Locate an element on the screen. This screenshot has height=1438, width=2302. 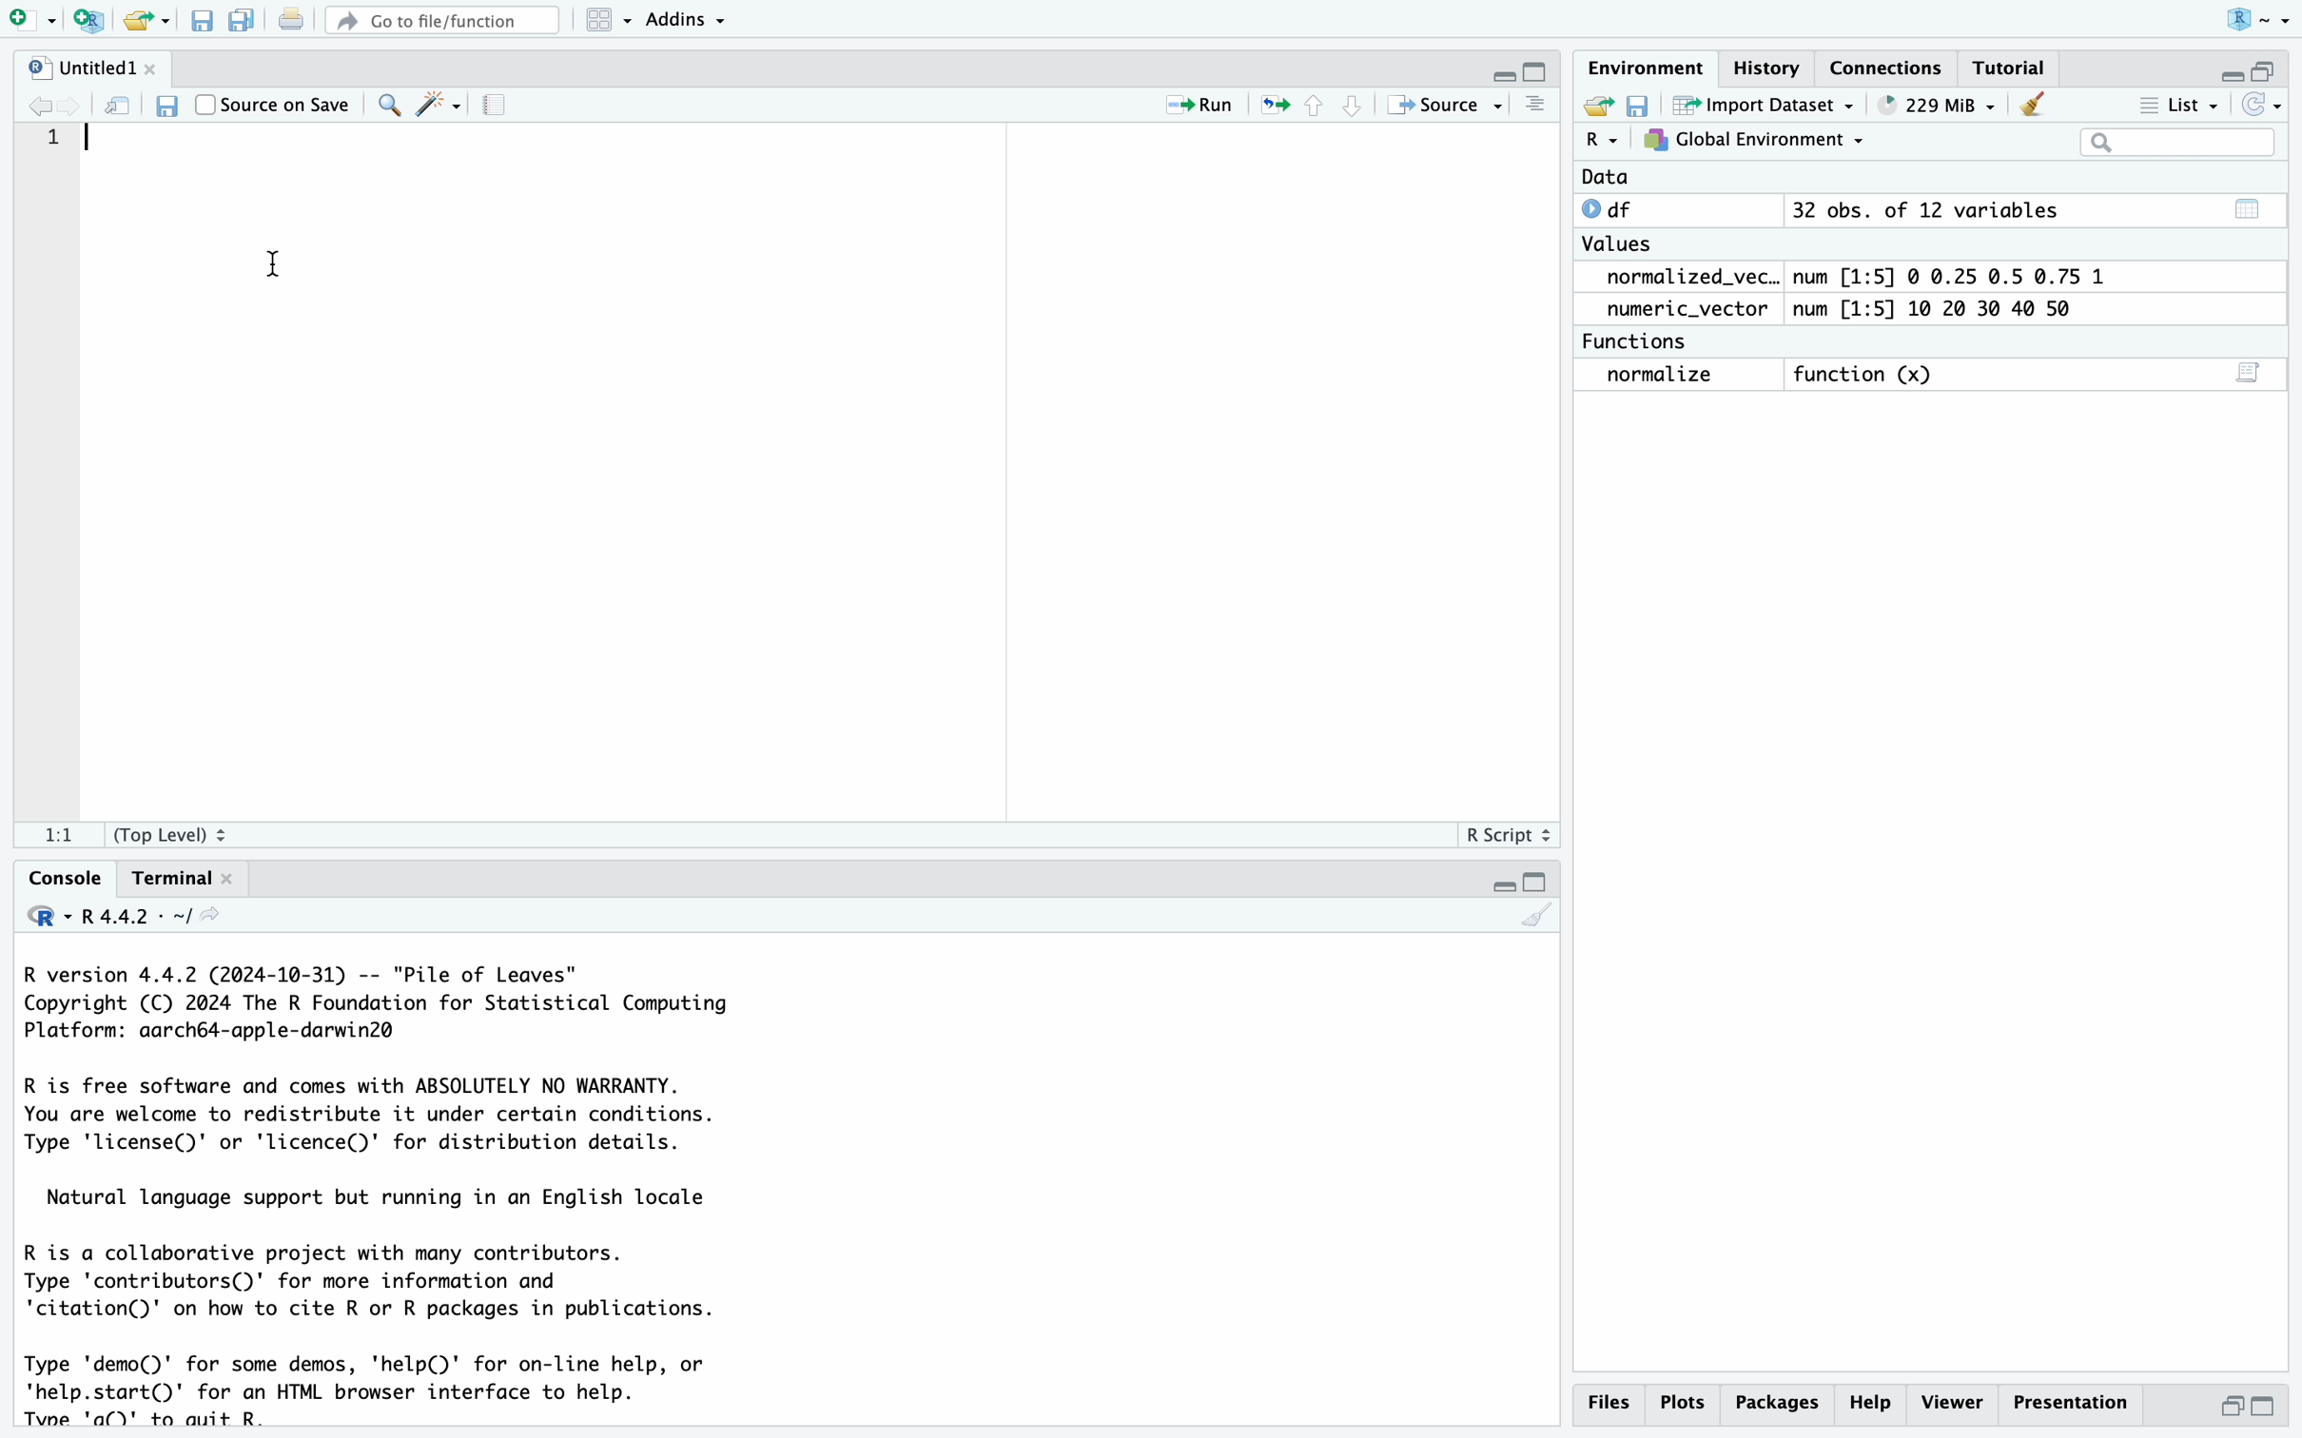
Data
O df 32 obs. of 12 variables
Values
normalized_vec.. num [1:5] @ 0.25 0.5 0.75 1
numeric_vector num [1:5] 10 20 30 40 50
Functions
normalize function (x) is located at coordinates (1840, 282).